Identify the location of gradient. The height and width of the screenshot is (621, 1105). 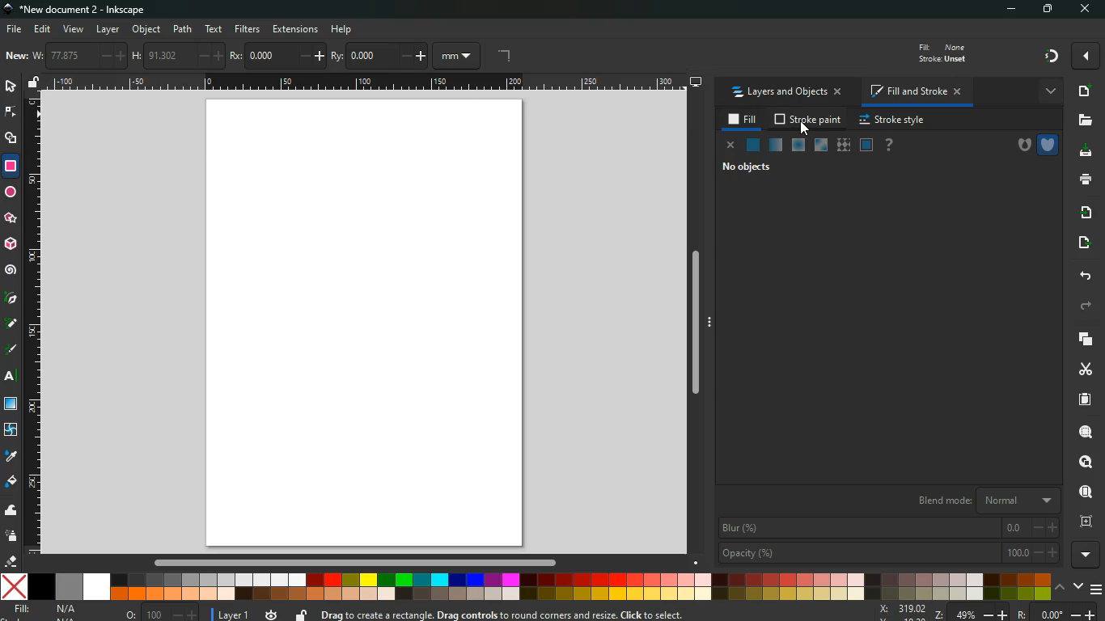
(1047, 57).